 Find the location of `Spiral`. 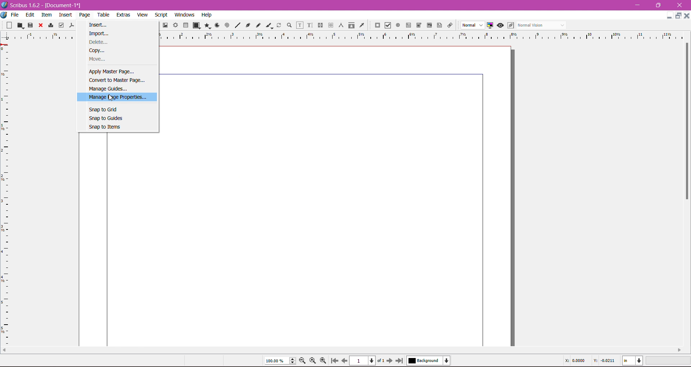

Spiral is located at coordinates (227, 25).